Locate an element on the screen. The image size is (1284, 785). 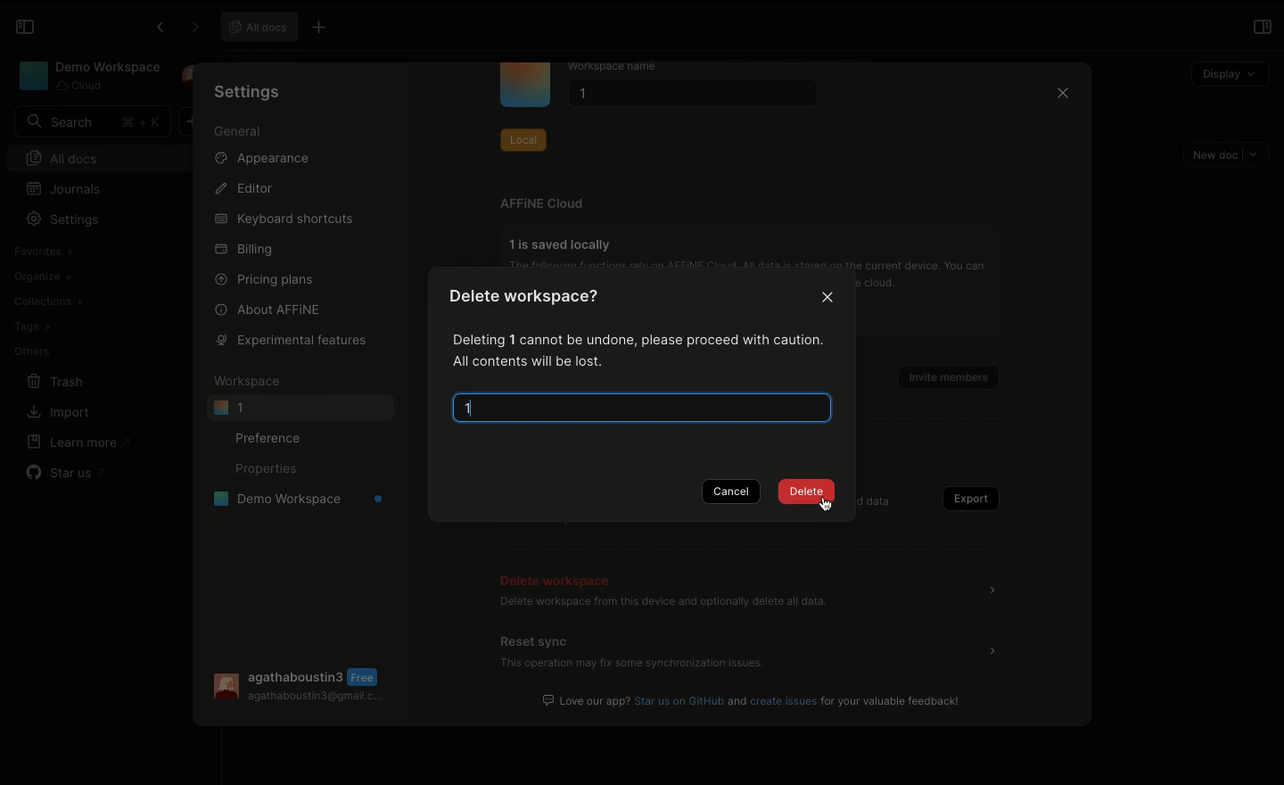
Accordion is located at coordinates (998, 592).